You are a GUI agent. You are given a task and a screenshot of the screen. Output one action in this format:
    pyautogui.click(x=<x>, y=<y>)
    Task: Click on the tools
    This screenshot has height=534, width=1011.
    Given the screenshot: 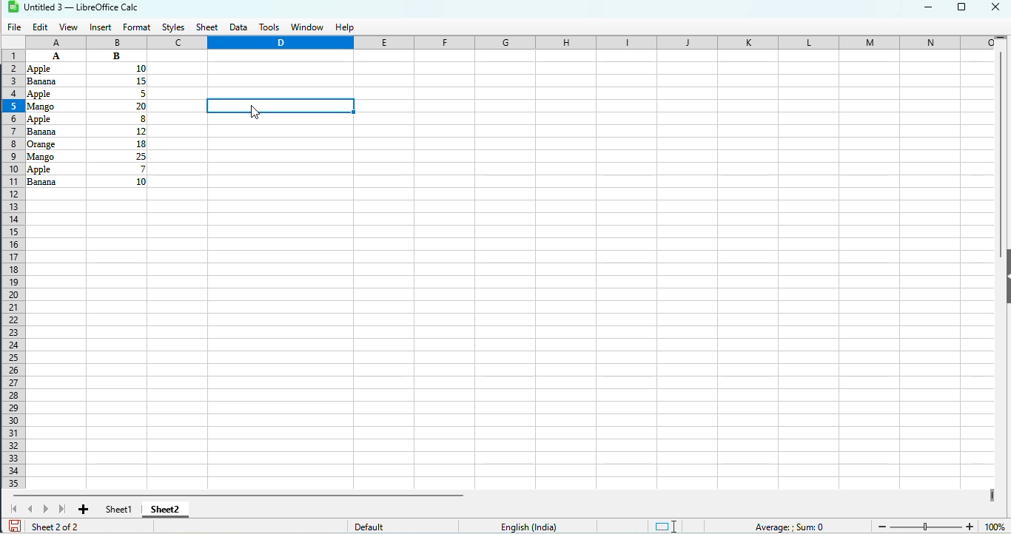 What is the action you would take?
    pyautogui.click(x=269, y=27)
    